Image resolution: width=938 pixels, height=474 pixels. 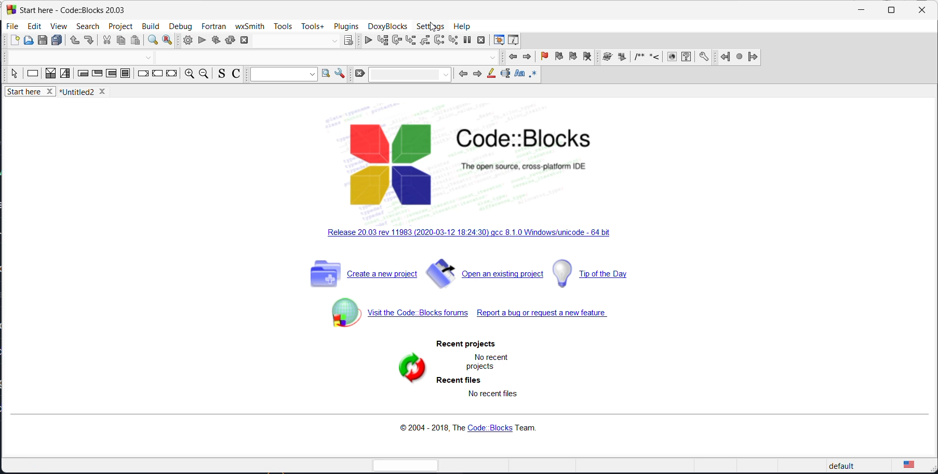 What do you see at coordinates (515, 40) in the screenshot?
I see `Various info` at bounding box center [515, 40].